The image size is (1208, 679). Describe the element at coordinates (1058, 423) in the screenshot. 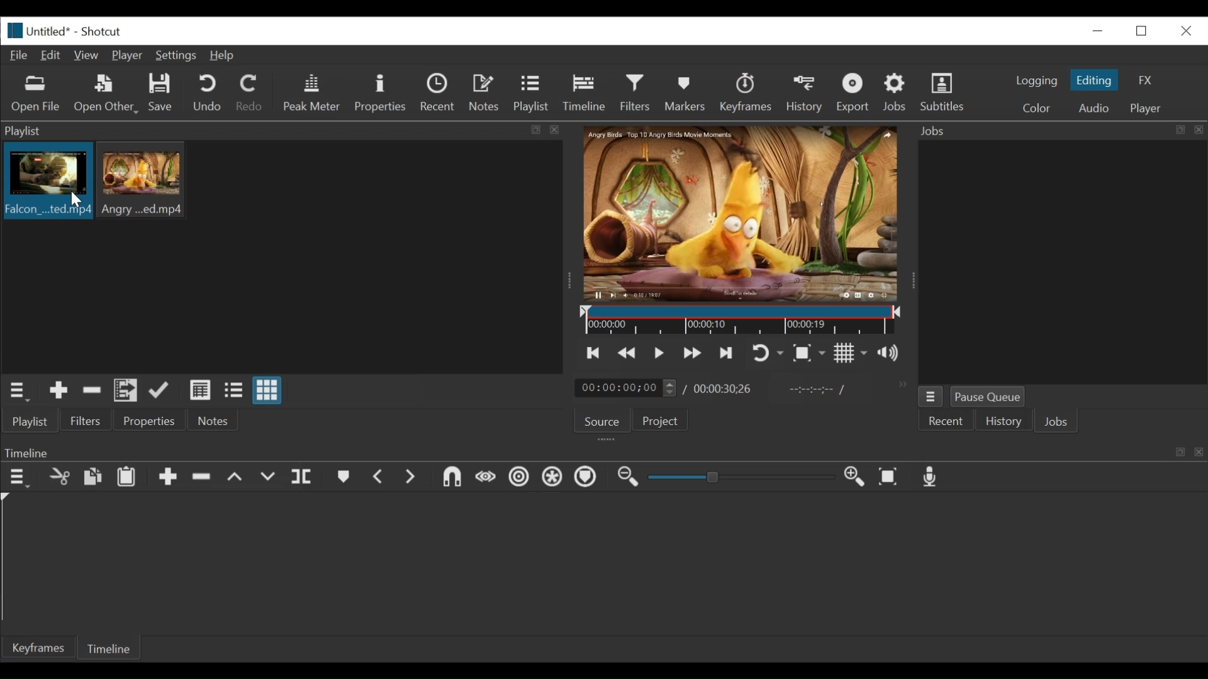

I see `JOBS` at that location.